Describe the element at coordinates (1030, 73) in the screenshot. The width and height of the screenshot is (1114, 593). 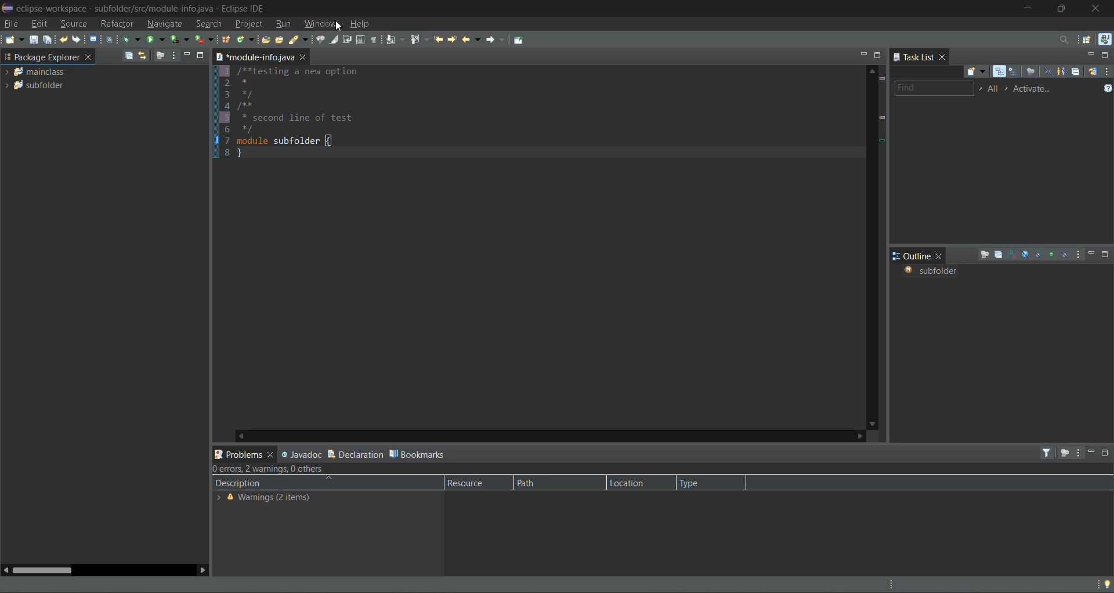
I see `focus on workweek` at that location.